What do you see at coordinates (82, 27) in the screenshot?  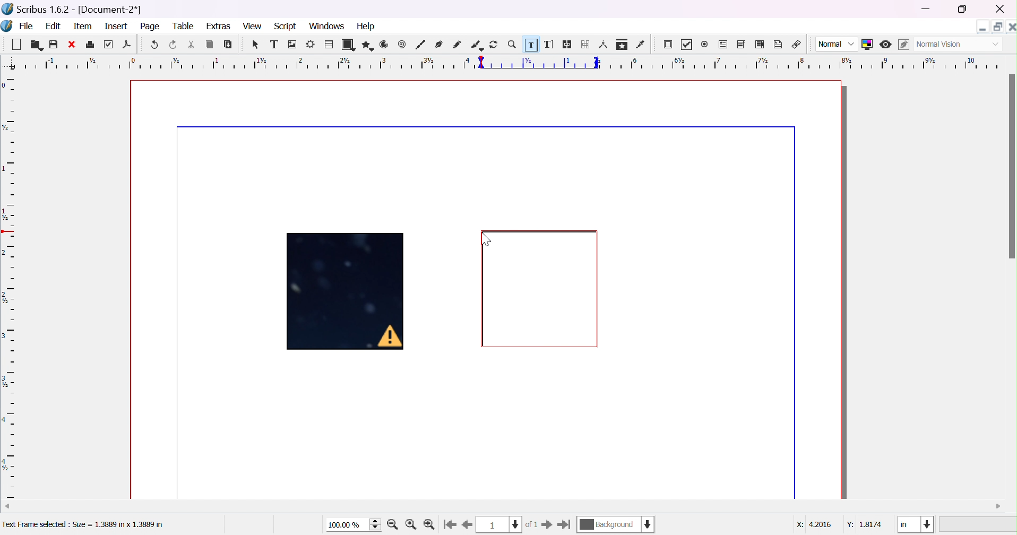 I see `item` at bounding box center [82, 27].